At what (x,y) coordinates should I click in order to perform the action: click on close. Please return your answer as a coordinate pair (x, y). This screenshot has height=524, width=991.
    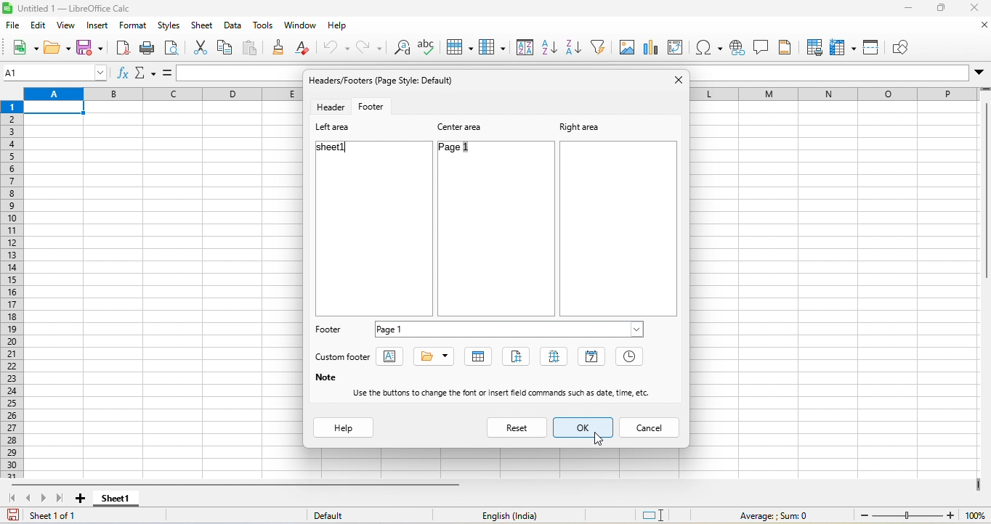
    Looking at the image, I should click on (677, 80).